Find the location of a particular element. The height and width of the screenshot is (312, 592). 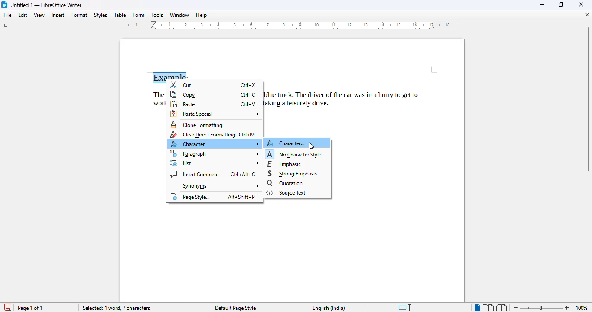

100% (zoom level) is located at coordinates (582, 308).